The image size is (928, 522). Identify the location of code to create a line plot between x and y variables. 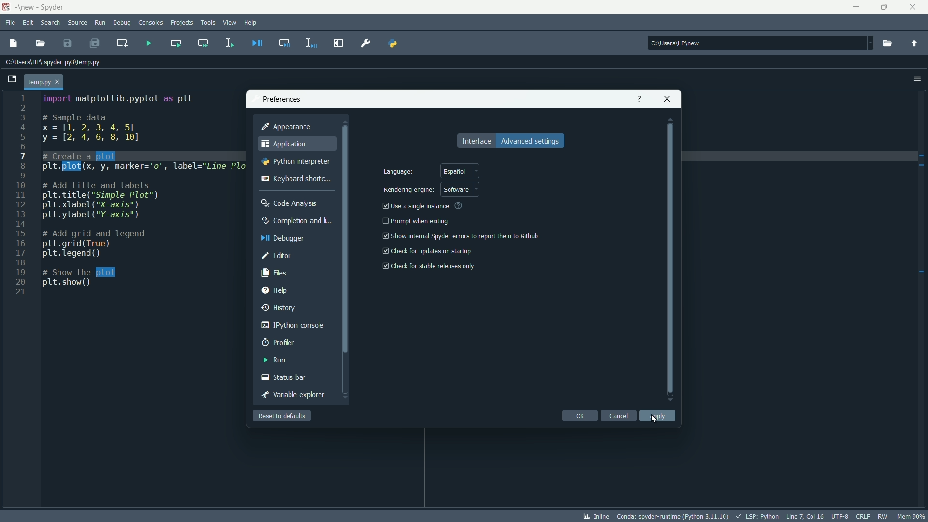
(132, 192).